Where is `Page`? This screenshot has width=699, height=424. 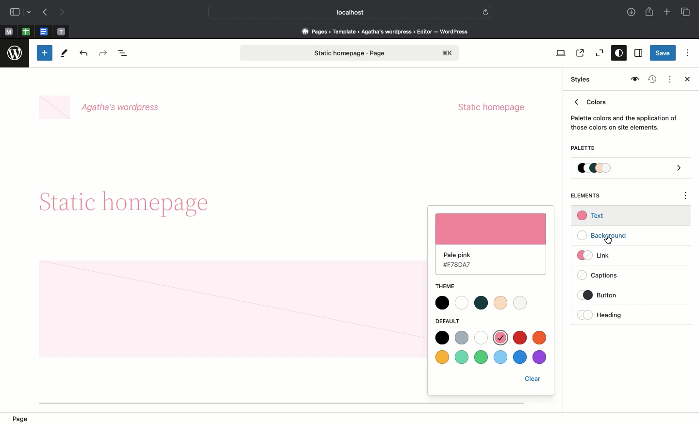
Page is located at coordinates (350, 53).